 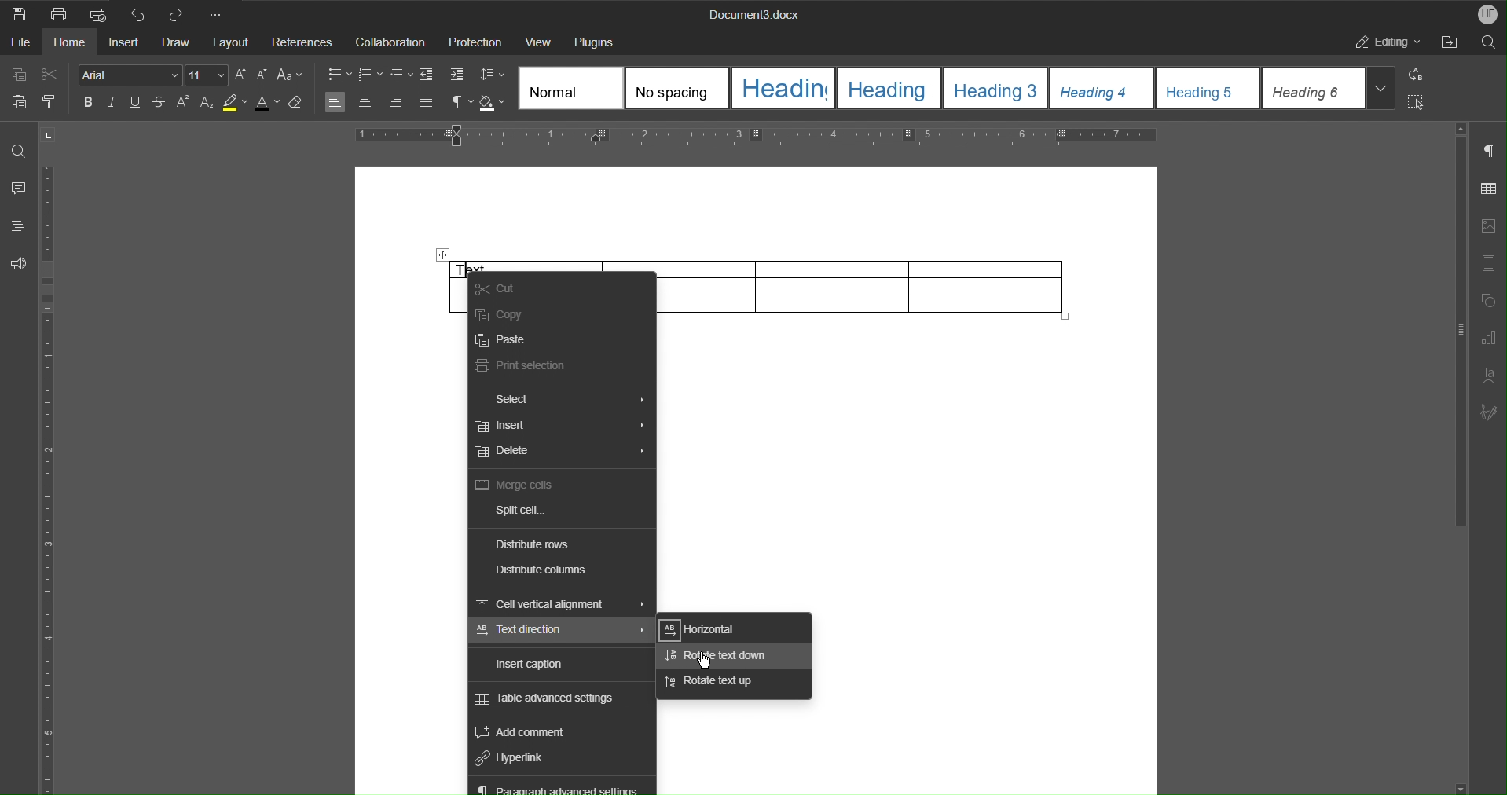 I want to click on Undo, so click(x=137, y=13).